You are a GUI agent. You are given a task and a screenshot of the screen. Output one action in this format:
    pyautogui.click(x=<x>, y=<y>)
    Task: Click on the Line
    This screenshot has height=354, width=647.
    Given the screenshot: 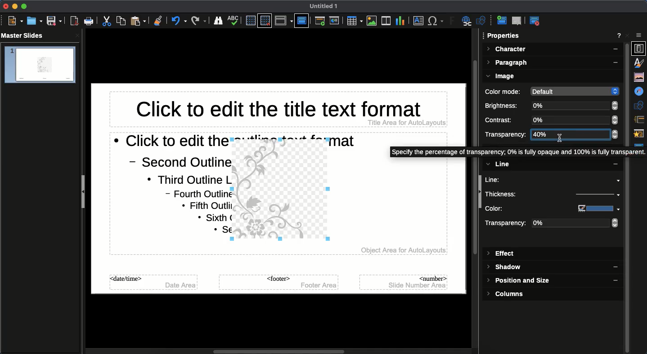 What is the action you would take?
    pyautogui.click(x=553, y=180)
    